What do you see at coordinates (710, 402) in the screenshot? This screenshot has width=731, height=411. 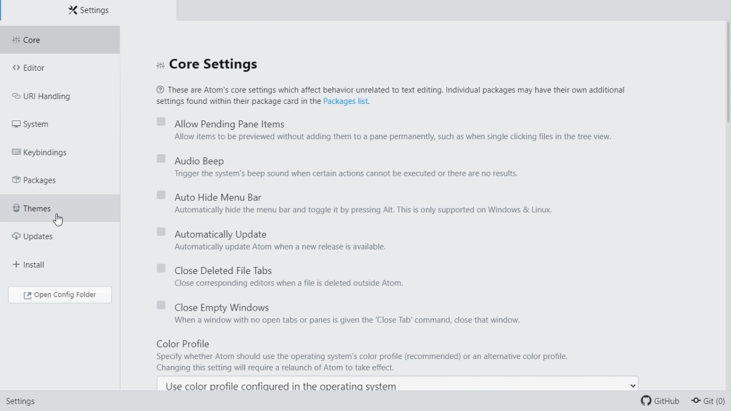 I see `Git` at bounding box center [710, 402].